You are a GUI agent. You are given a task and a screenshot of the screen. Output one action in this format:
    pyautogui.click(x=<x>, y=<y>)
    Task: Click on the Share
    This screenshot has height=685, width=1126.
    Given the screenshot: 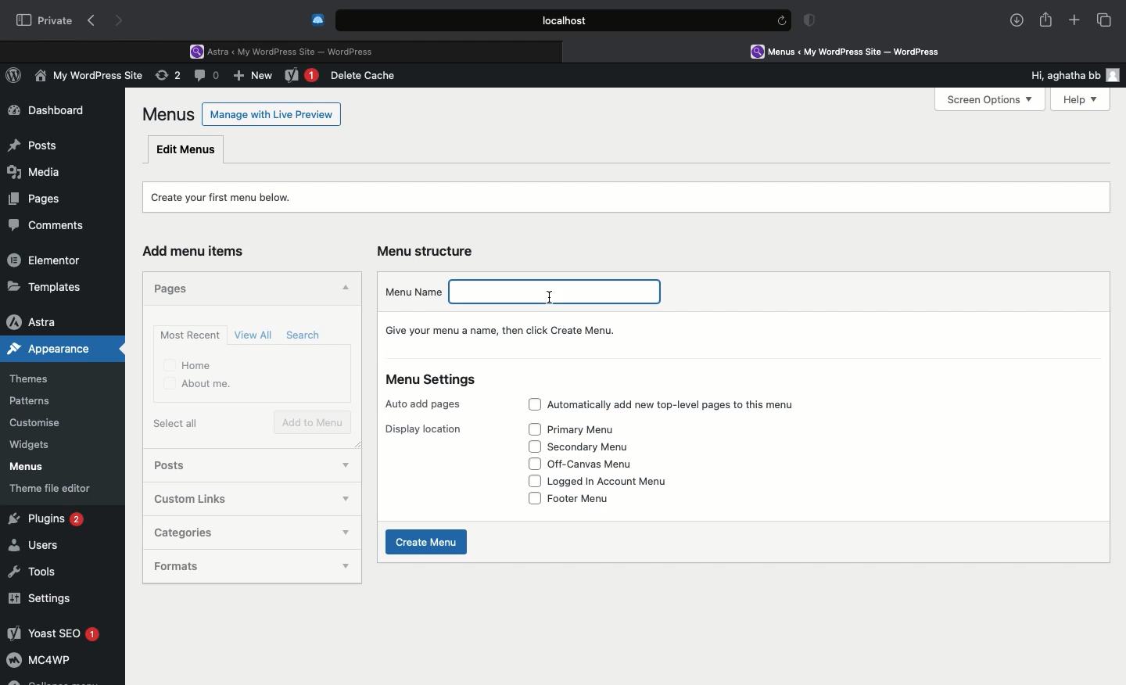 What is the action you would take?
    pyautogui.click(x=1046, y=20)
    